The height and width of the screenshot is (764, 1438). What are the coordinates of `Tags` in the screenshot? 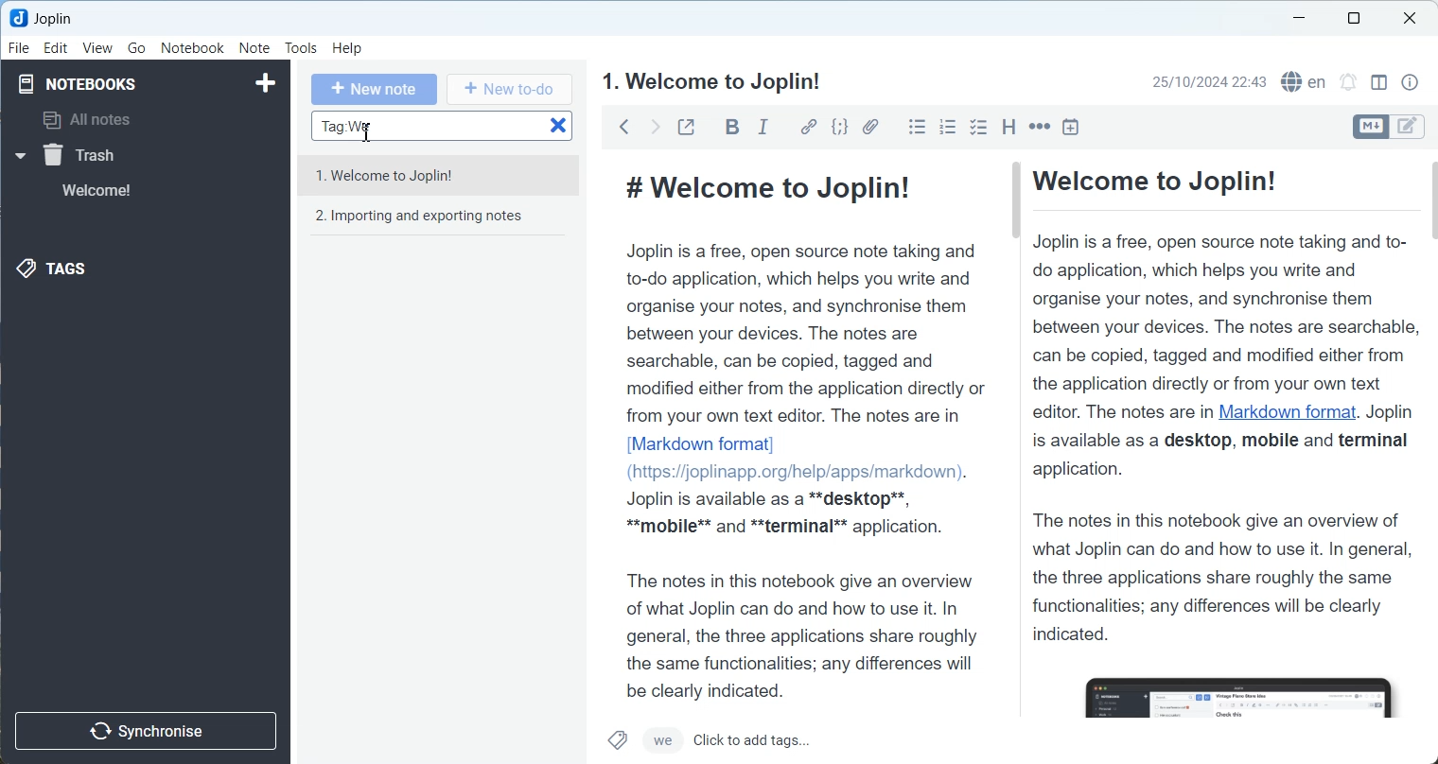 It's located at (616, 740).